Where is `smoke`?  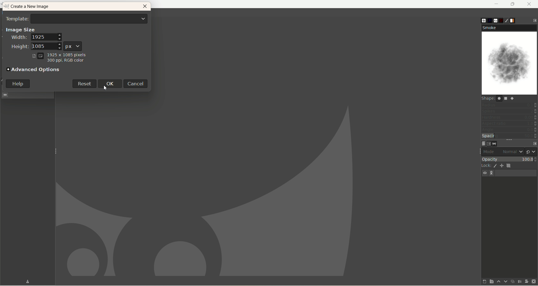 smoke is located at coordinates (510, 60).